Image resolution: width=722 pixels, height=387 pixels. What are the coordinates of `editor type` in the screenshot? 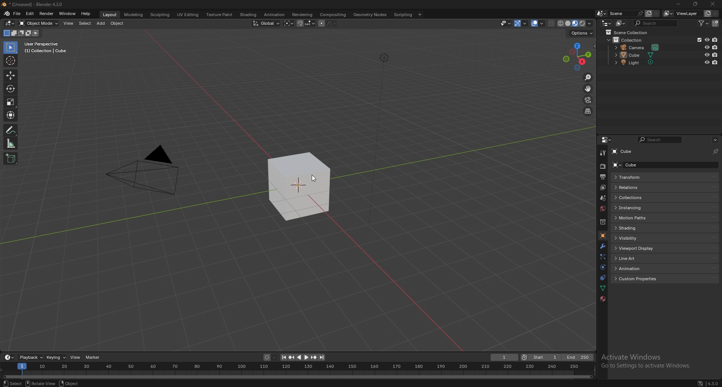 It's located at (607, 140).